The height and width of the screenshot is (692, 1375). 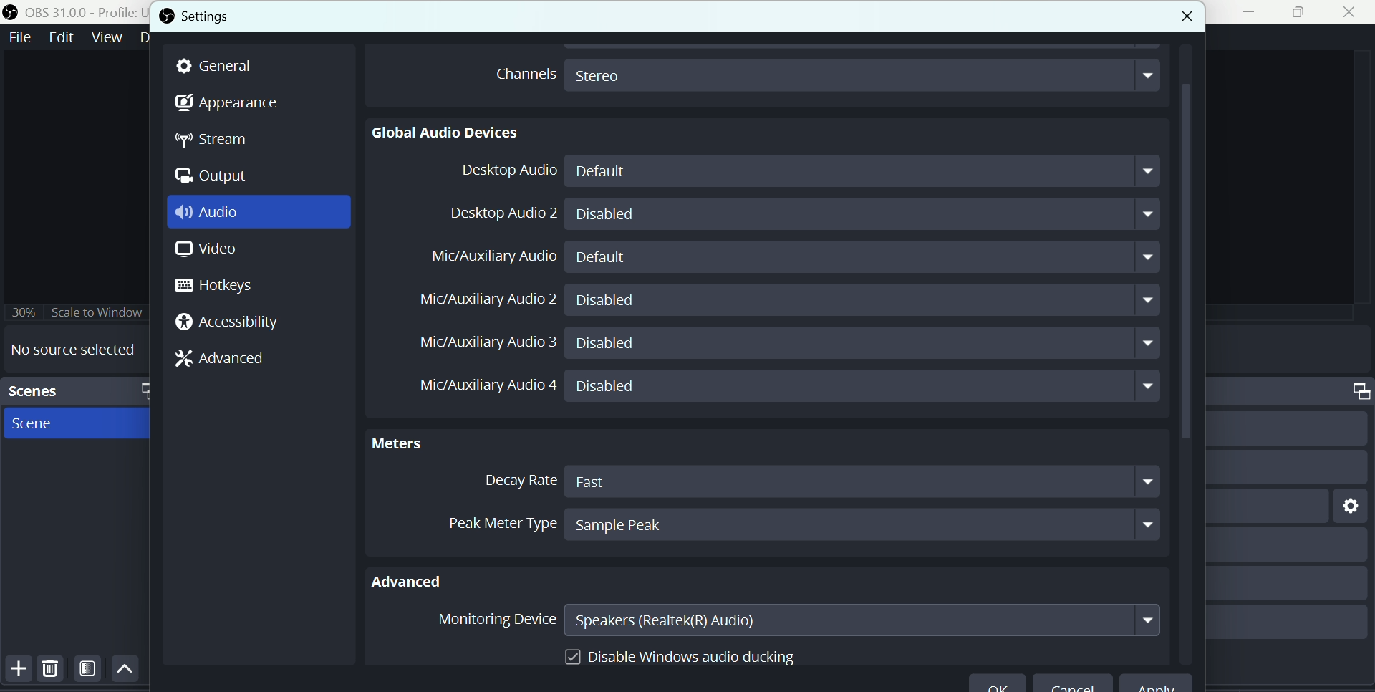 What do you see at coordinates (231, 323) in the screenshot?
I see `Accessibility` at bounding box center [231, 323].